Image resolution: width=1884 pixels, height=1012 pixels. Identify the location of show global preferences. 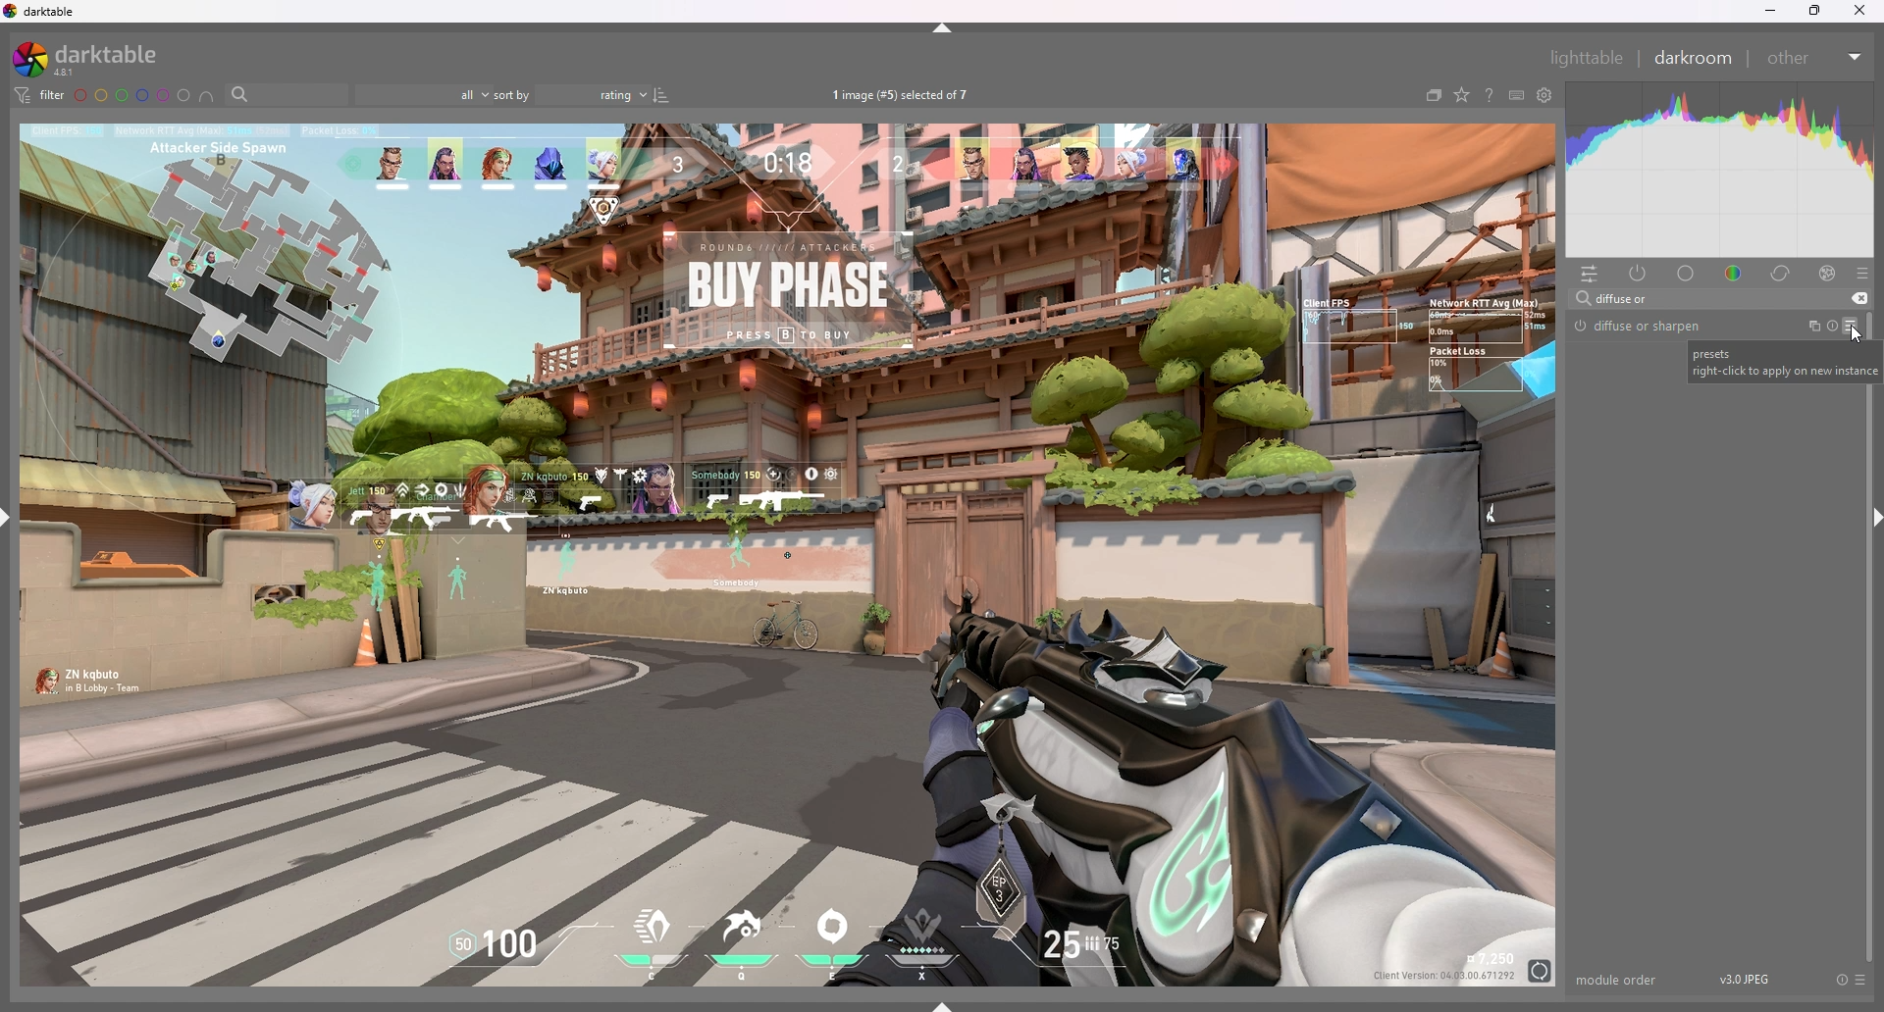
(1546, 94).